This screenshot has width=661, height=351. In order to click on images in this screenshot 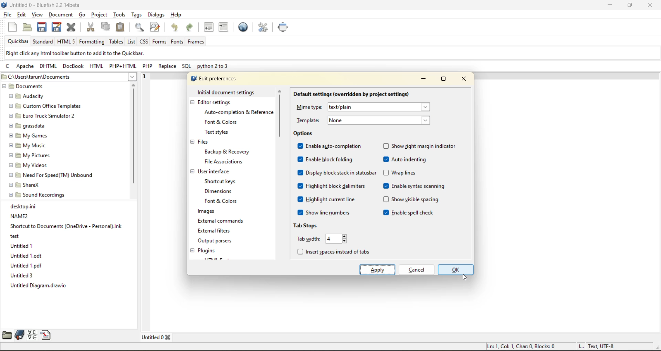, I will do `click(206, 212)`.